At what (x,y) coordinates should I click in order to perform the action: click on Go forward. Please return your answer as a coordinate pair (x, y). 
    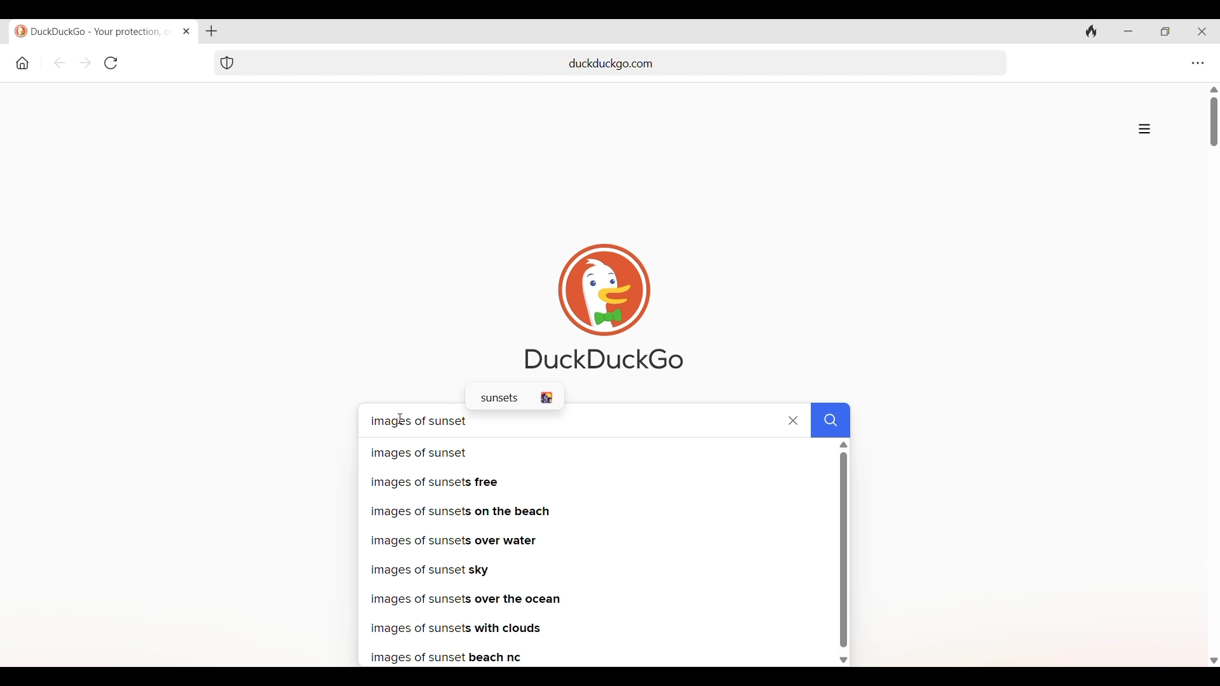
    Looking at the image, I should click on (86, 62).